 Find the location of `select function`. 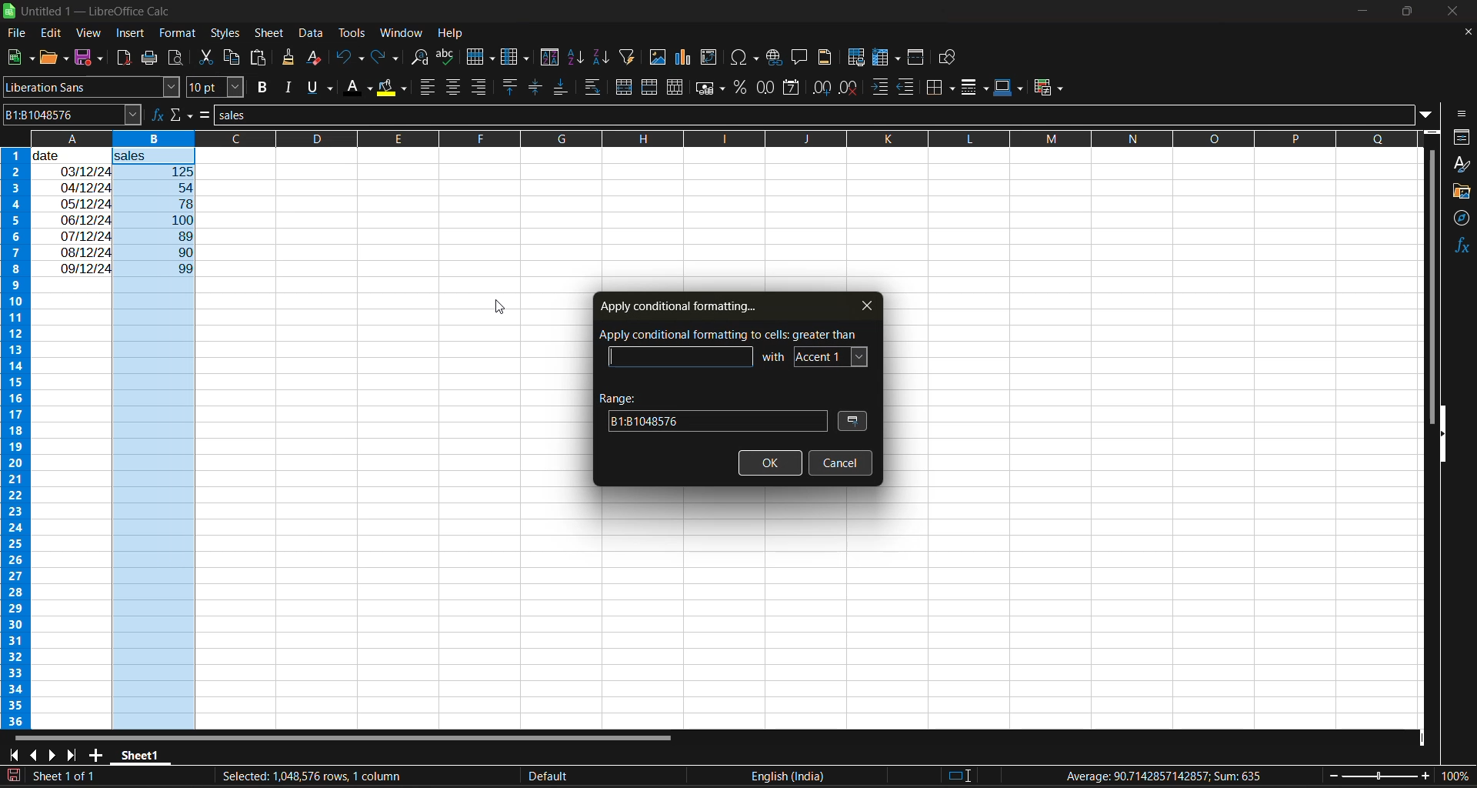

select function is located at coordinates (182, 115).